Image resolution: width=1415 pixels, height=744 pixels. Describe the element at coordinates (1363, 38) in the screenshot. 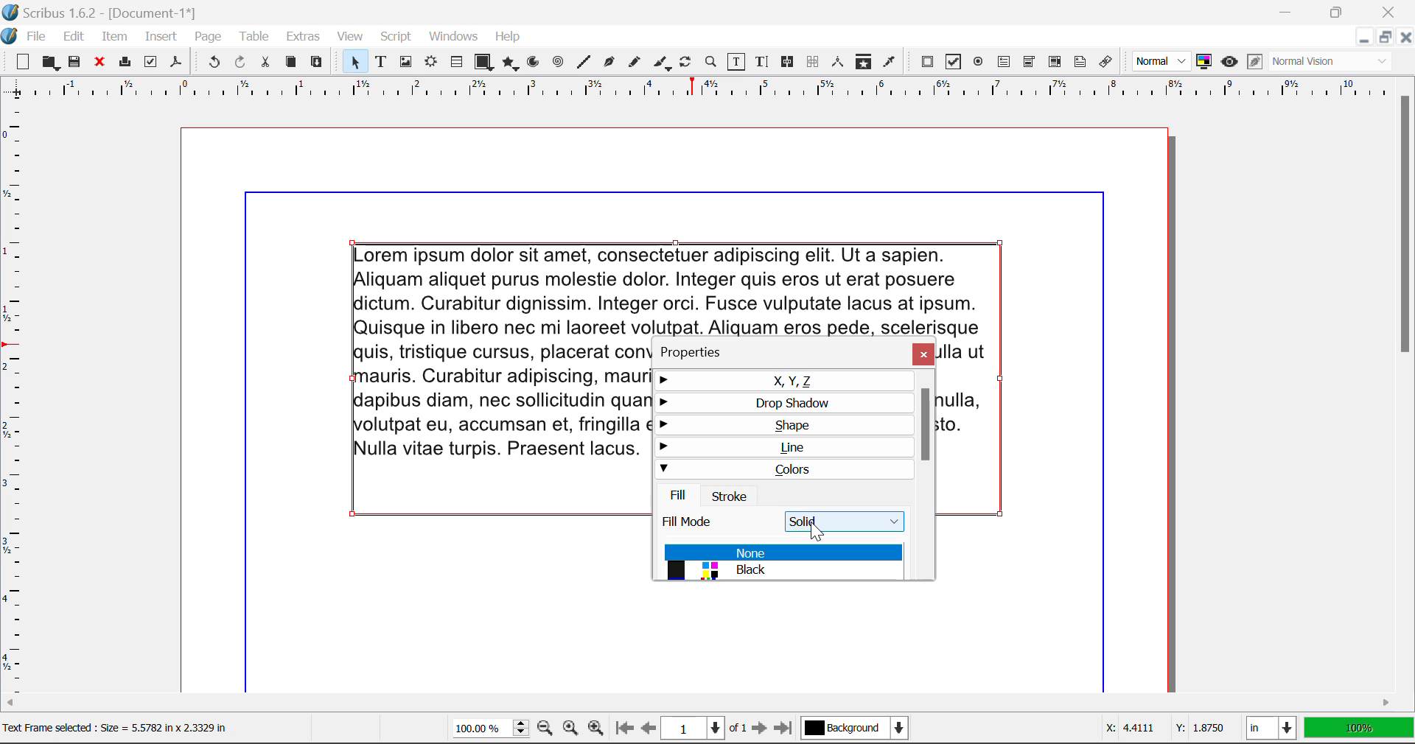

I see `Restore Down` at that location.